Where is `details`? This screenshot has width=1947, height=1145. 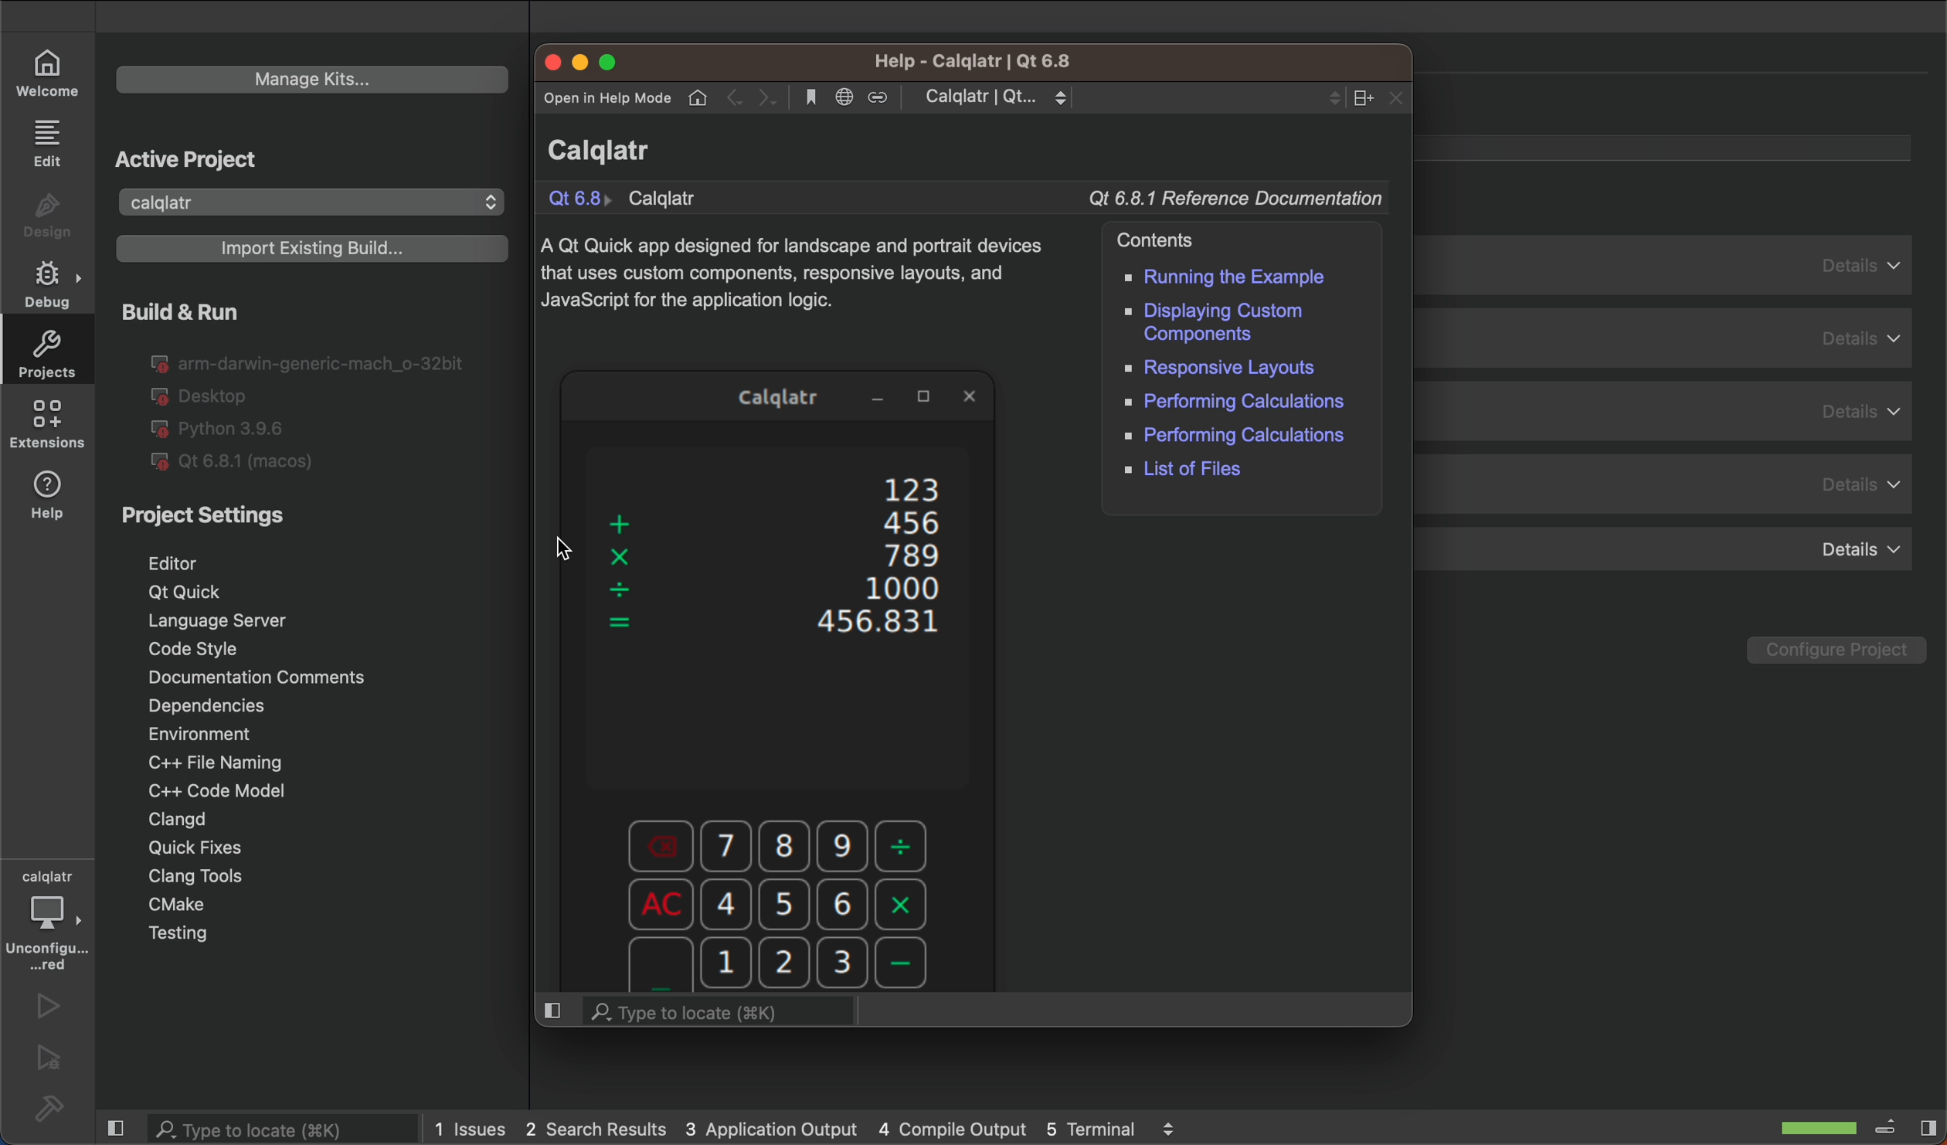 details is located at coordinates (1670, 551).